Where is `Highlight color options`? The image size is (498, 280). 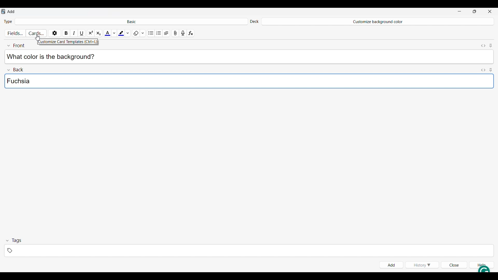
Highlight color options is located at coordinates (128, 32).